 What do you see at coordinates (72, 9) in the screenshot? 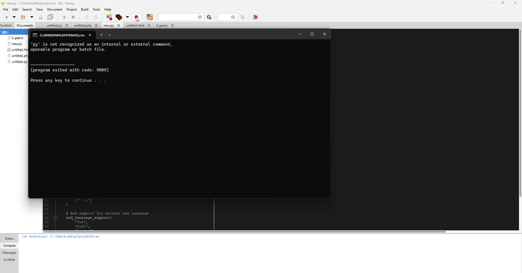
I see `project` at bounding box center [72, 9].